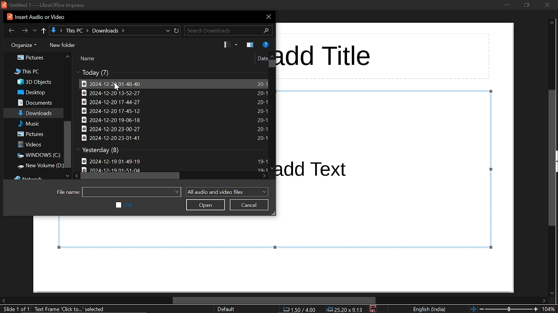  I want to click on link, so click(123, 206).